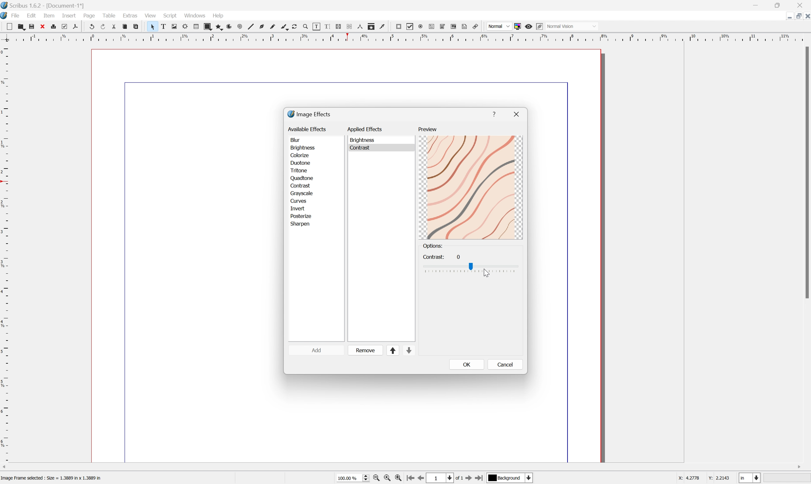  Describe the element at coordinates (297, 139) in the screenshot. I see `blur` at that location.